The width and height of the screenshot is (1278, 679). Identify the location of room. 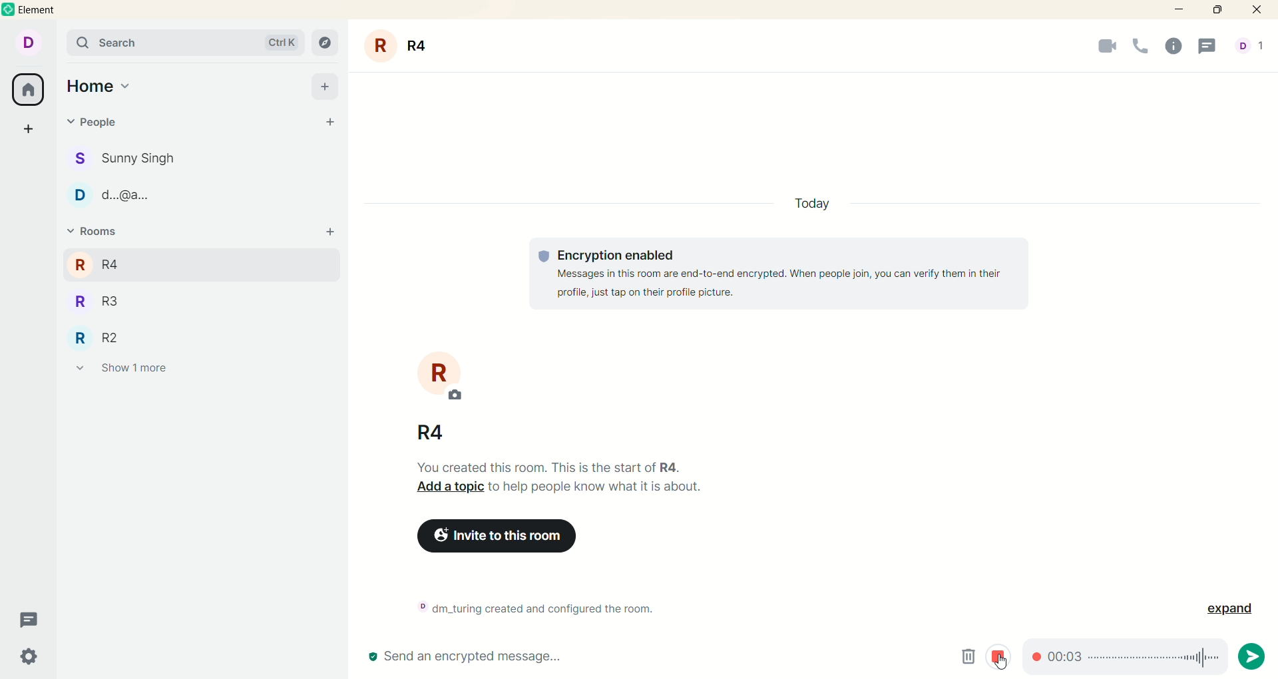
(441, 375).